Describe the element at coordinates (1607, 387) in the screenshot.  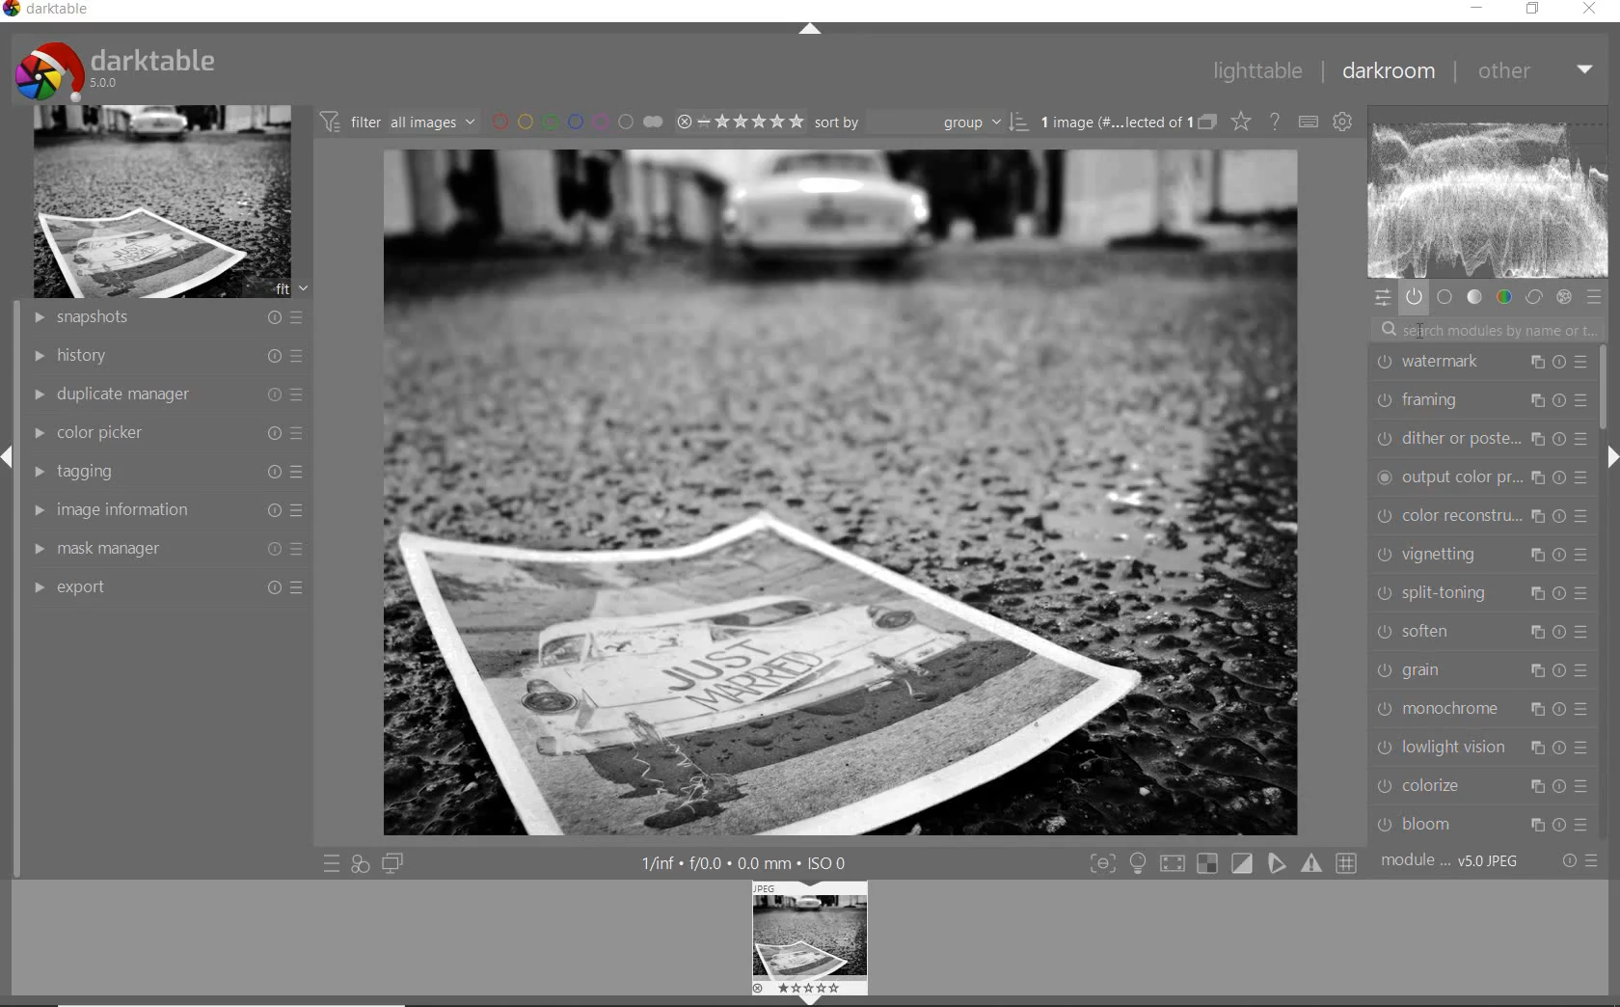
I see `scollbar` at that location.